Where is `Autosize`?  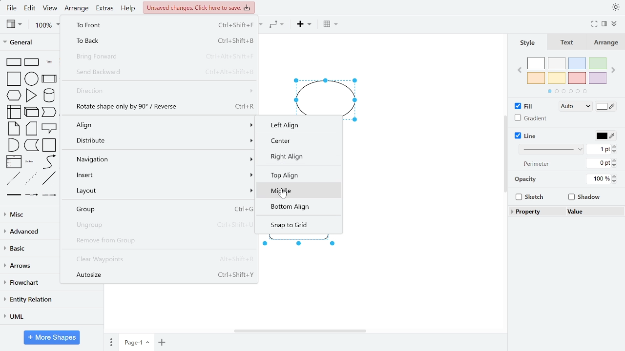 Autosize is located at coordinates (161, 274).